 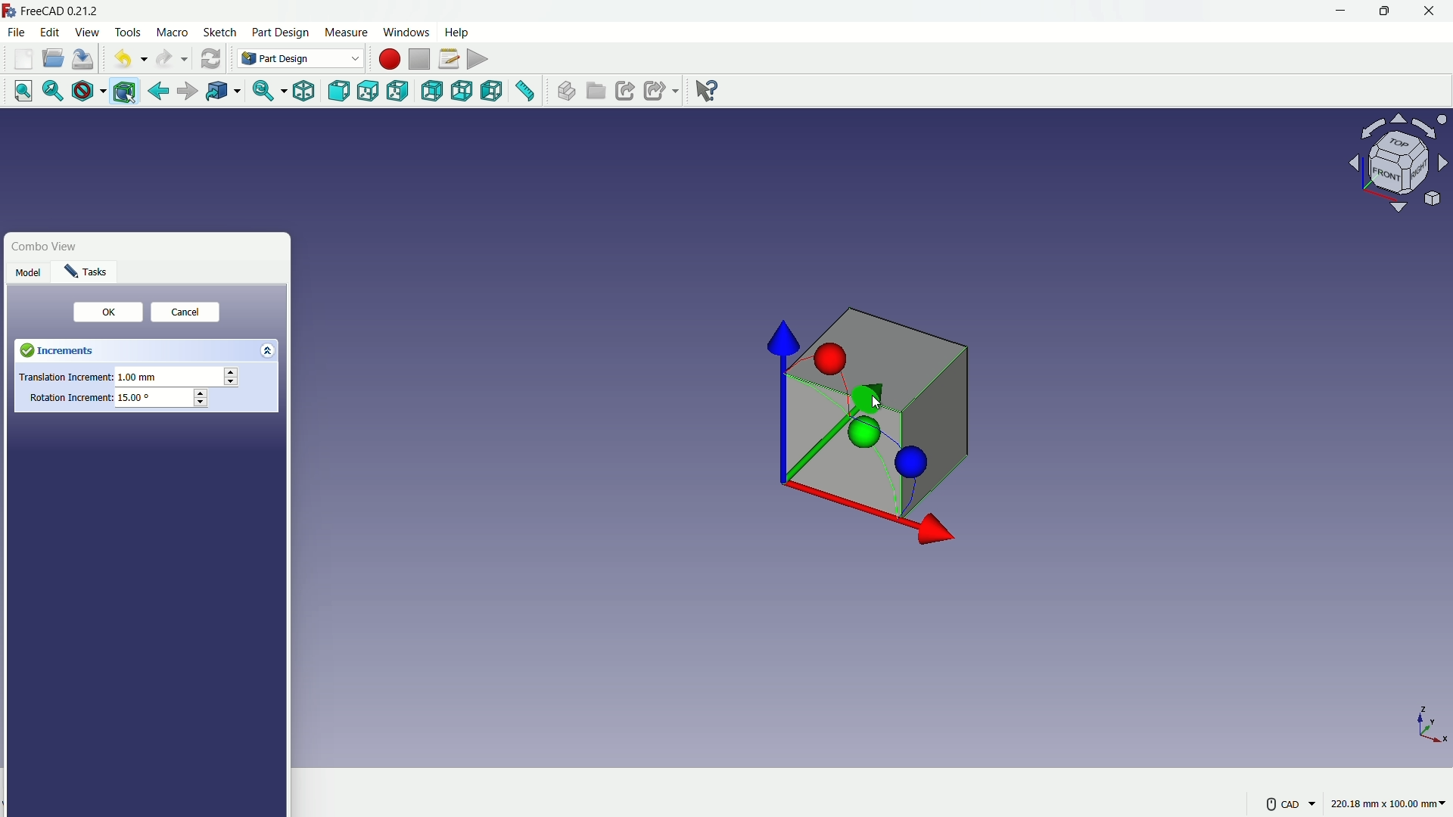 I want to click on Translation Increment:, so click(x=64, y=379).